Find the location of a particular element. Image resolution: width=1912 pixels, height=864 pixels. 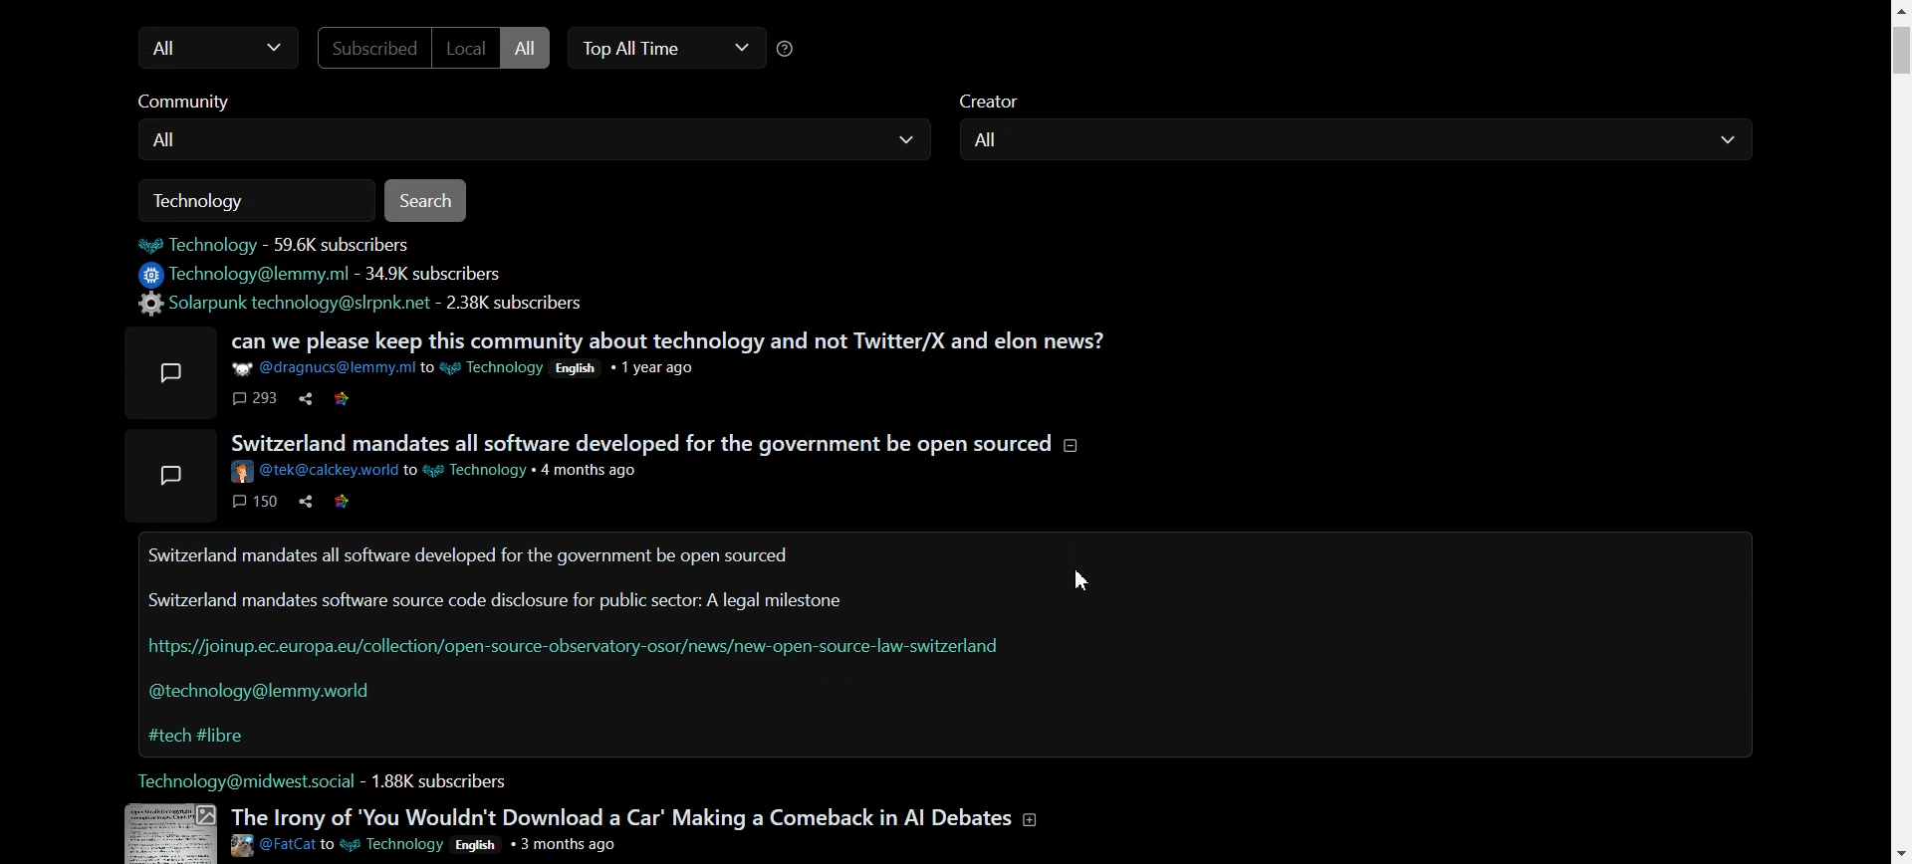

293 comments is located at coordinates (255, 399).